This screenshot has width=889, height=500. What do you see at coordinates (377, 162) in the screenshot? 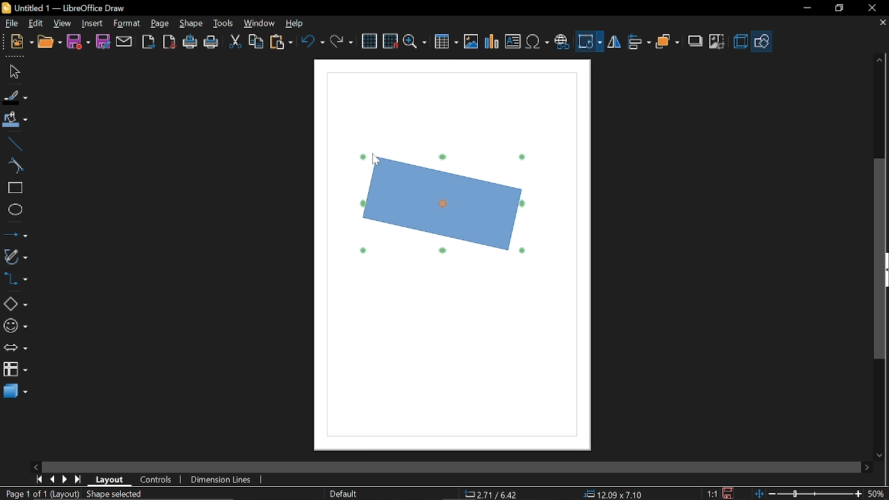
I see `Cursor` at bounding box center [377, 162].